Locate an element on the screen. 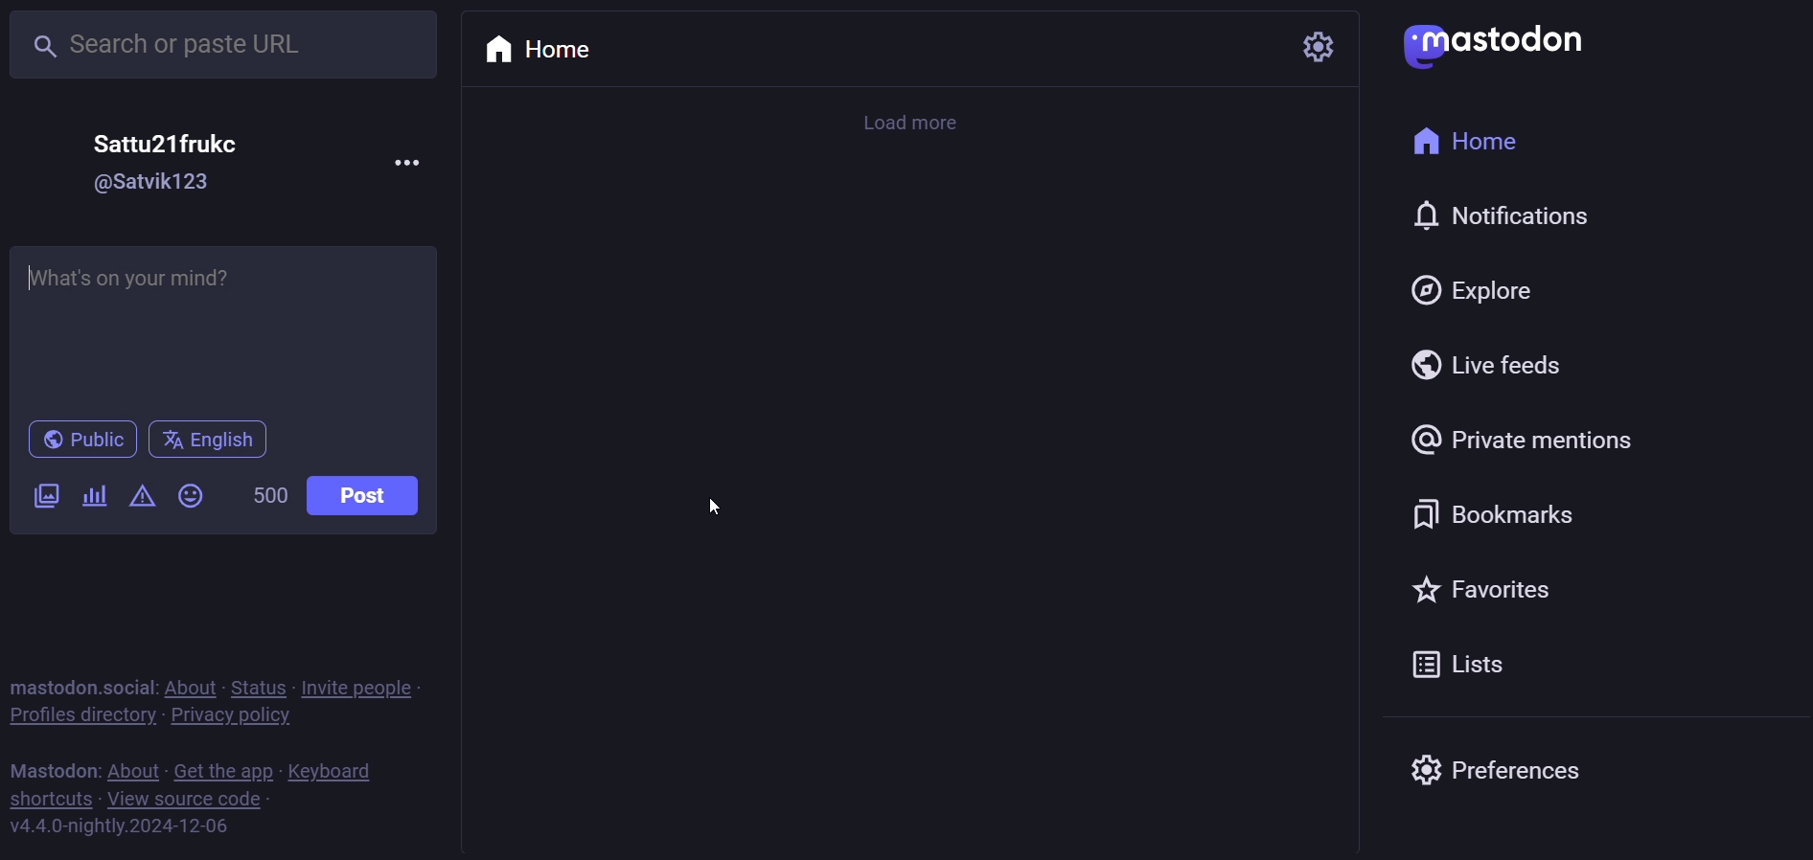 This screenshot has width=1813, height=860. live feed is located at coordinates (1484, 363).